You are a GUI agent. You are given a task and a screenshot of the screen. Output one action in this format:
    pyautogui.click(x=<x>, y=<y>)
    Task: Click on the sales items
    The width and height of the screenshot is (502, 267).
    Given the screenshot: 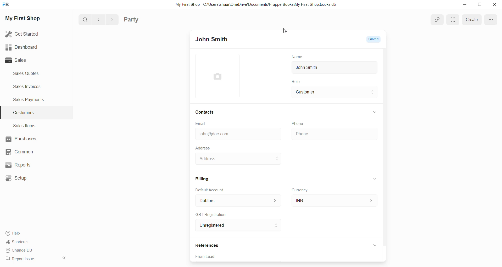 What is the action you would take?
    pyautogui.click(x=24, y=125)
    